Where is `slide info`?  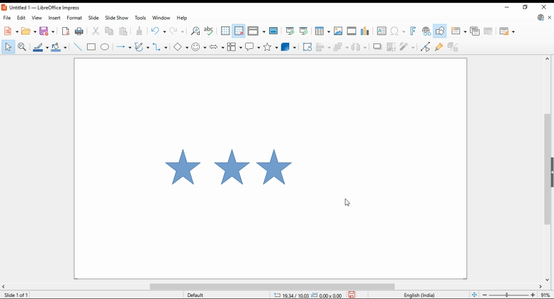 slide info is located at coordinates (17, 294).